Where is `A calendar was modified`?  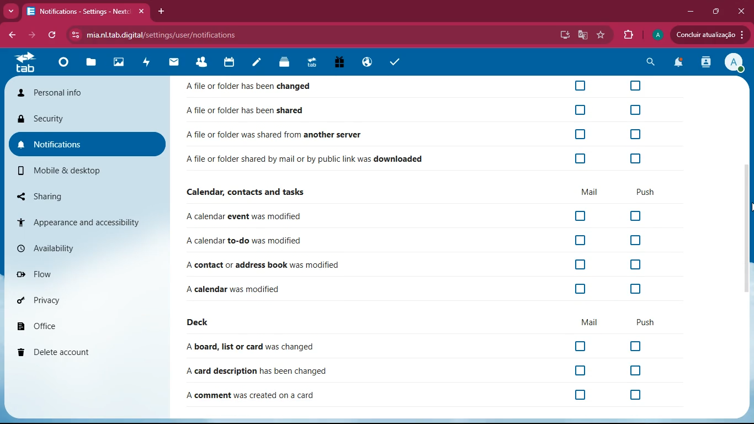 A calendar was modified is located at coordinates (233, 290).